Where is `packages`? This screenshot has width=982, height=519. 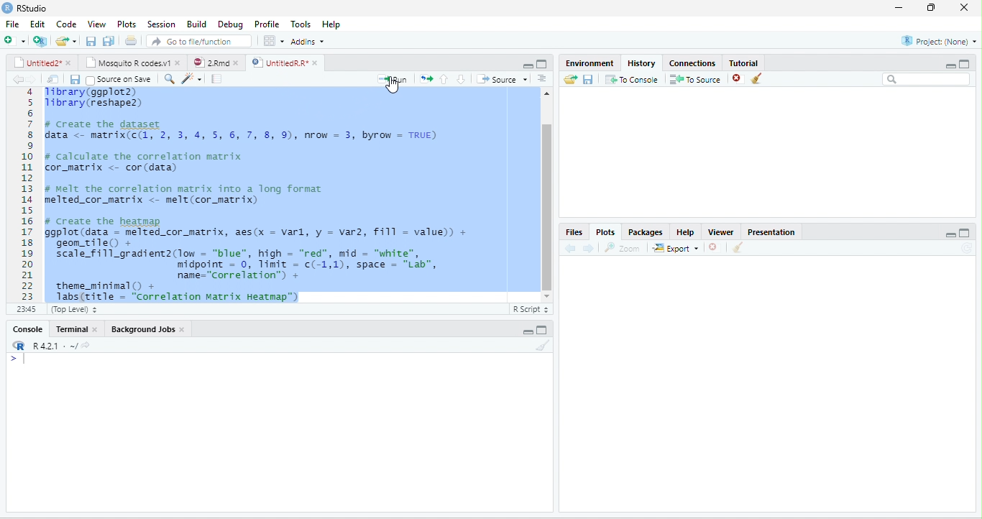 packages is located at coordinates (645, 231).